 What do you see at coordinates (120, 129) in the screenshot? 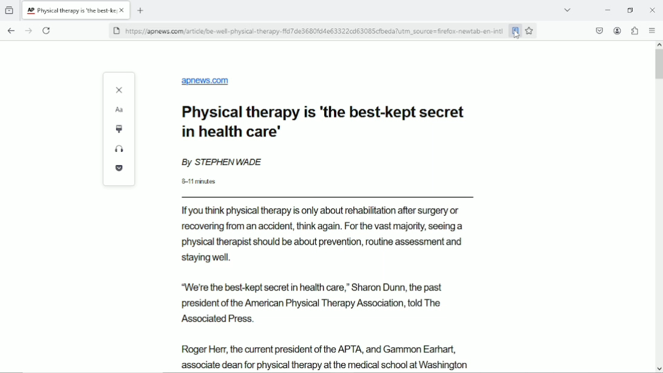
I see `theme` at bounding box center [120, 129].